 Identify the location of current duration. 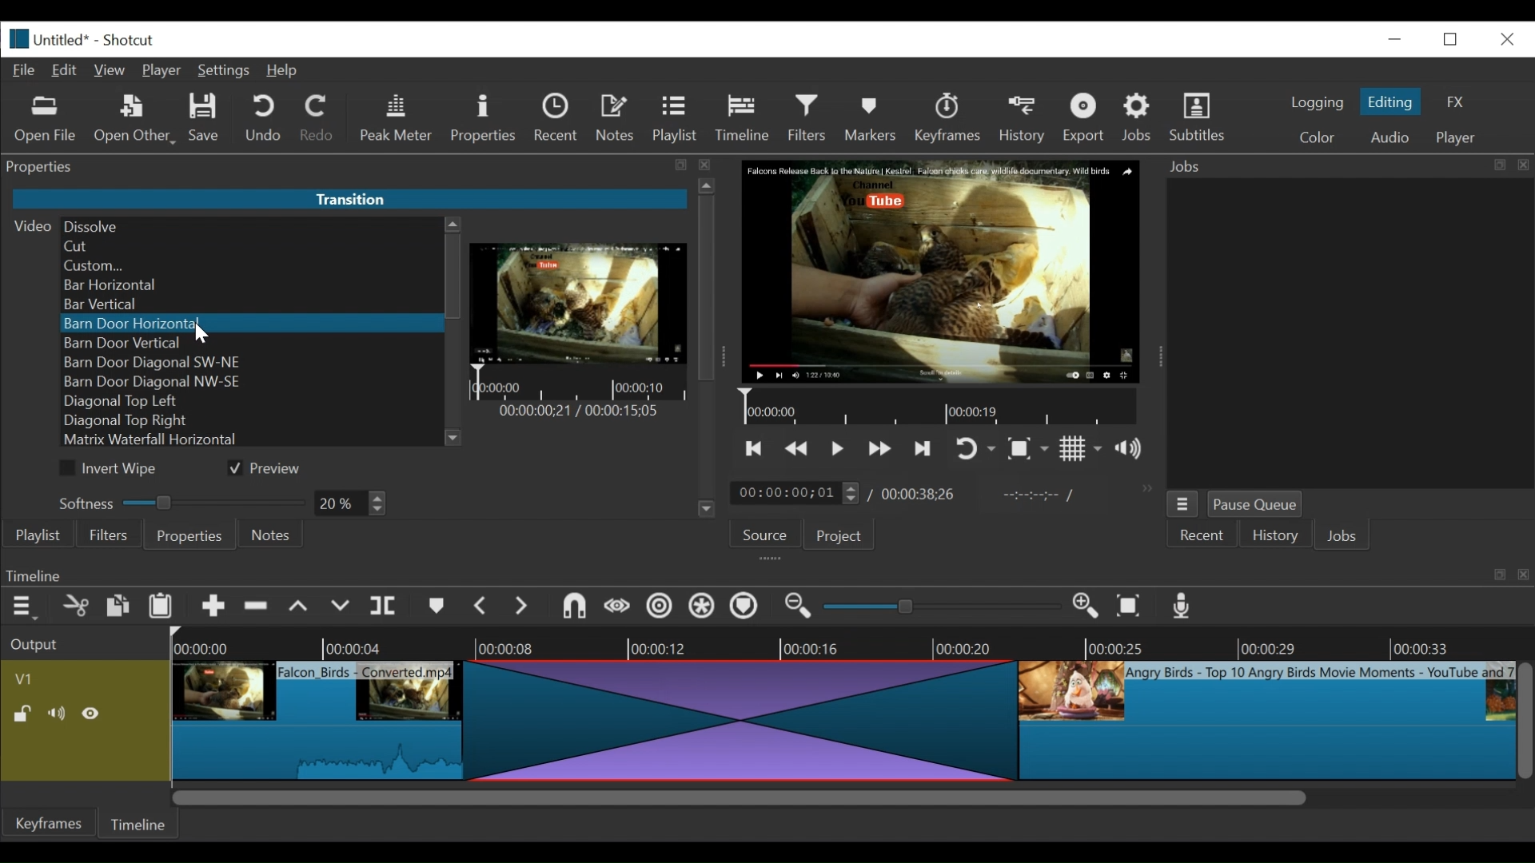
(797, 494).